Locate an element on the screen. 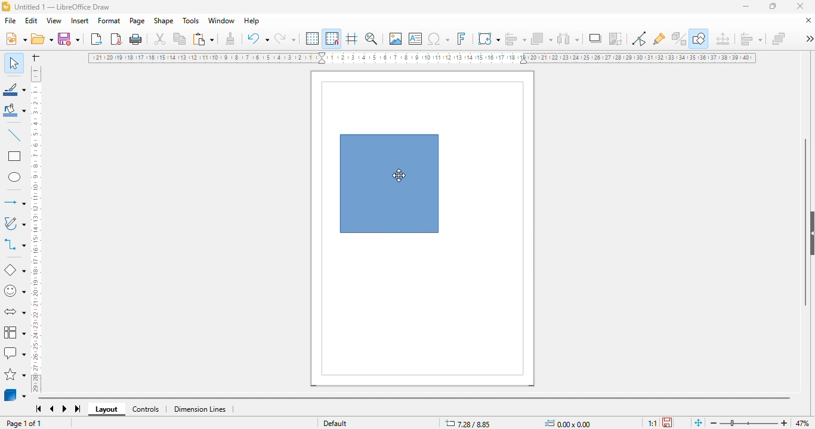 The height and width of the screenshot is (429, 815). show draw functions is located at coordinates (699, 39).